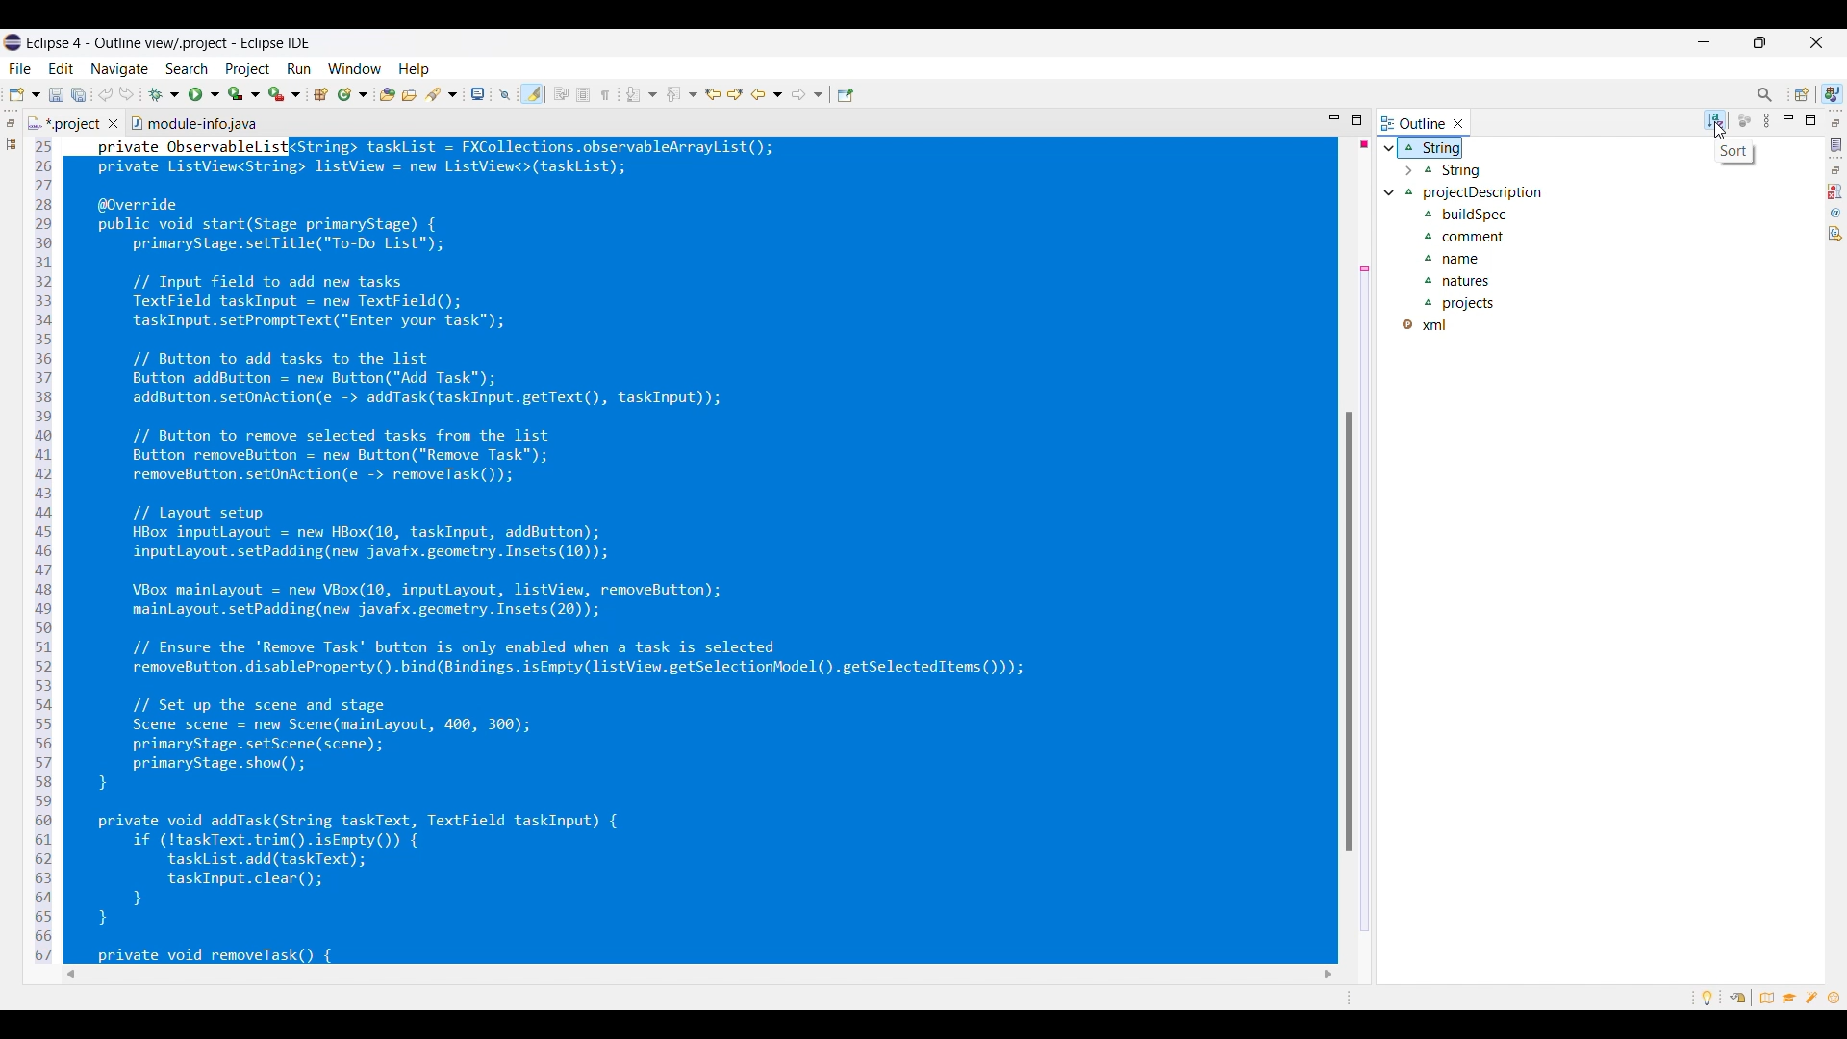 This screenshot has width=1847, height=1039. I want to click on Current tab highlighted, so click(1413, 122).